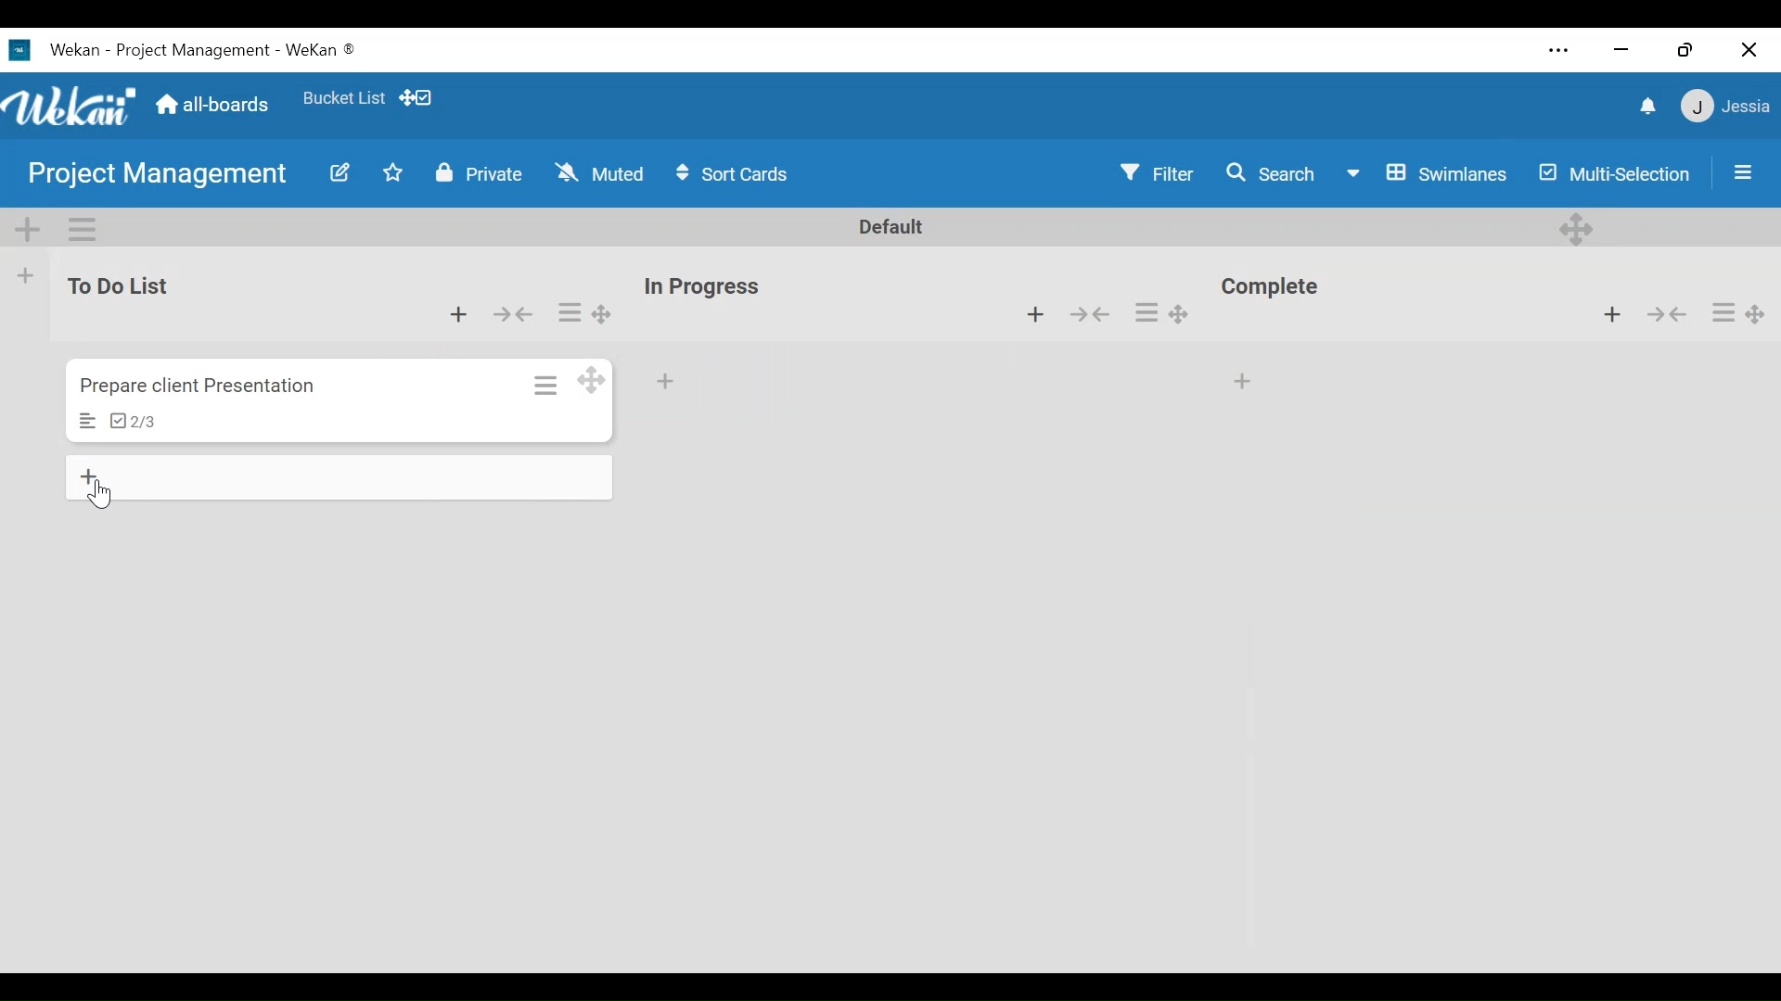 The width and height of the screenshot is (1781, 1001). Describe the element at coordinates (149, 175) in the screenshot. I see `Project management` at that location.